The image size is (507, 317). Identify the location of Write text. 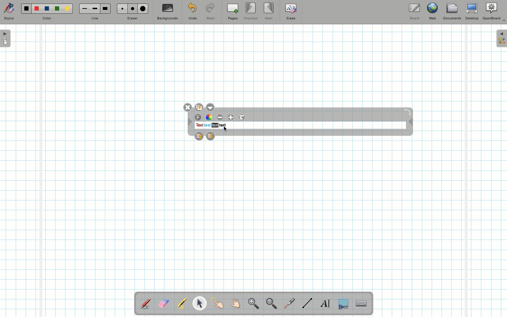
(326, 302).